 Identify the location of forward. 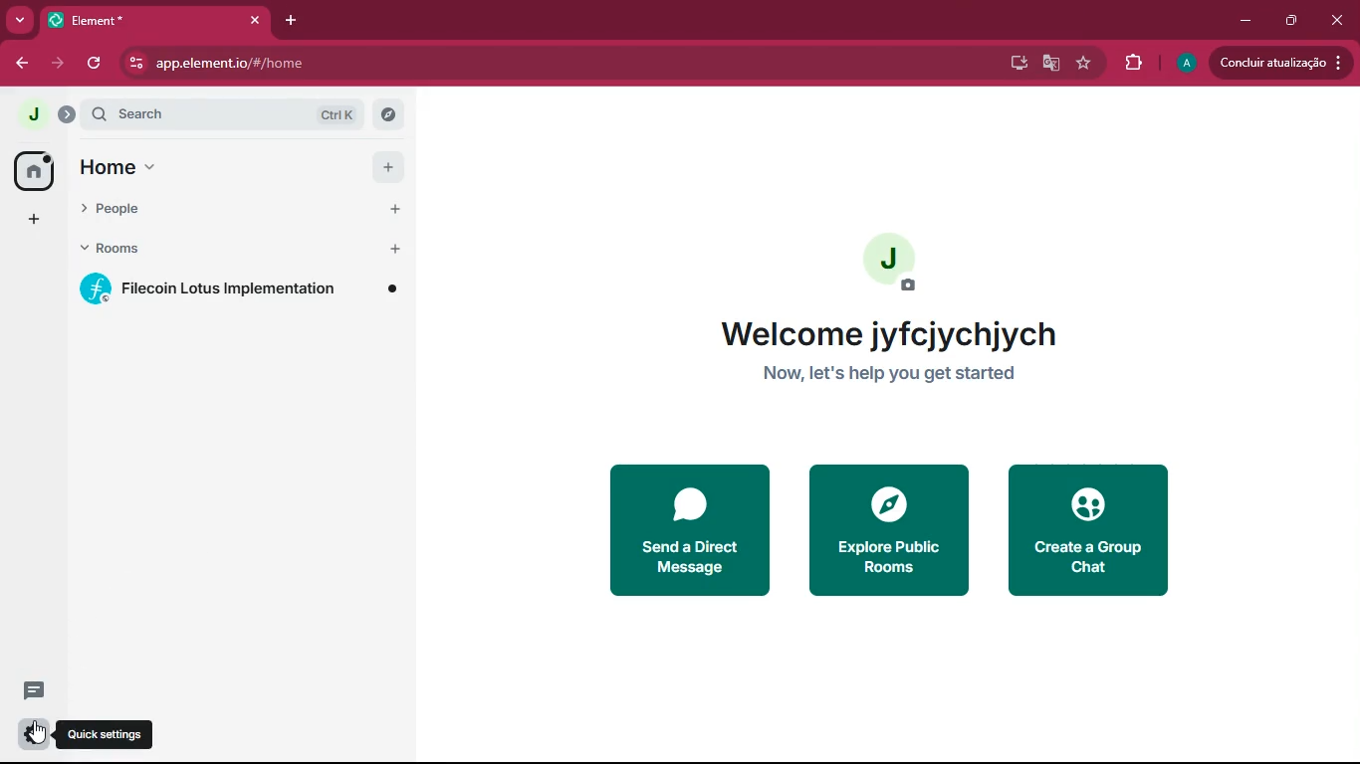
(56, 65).